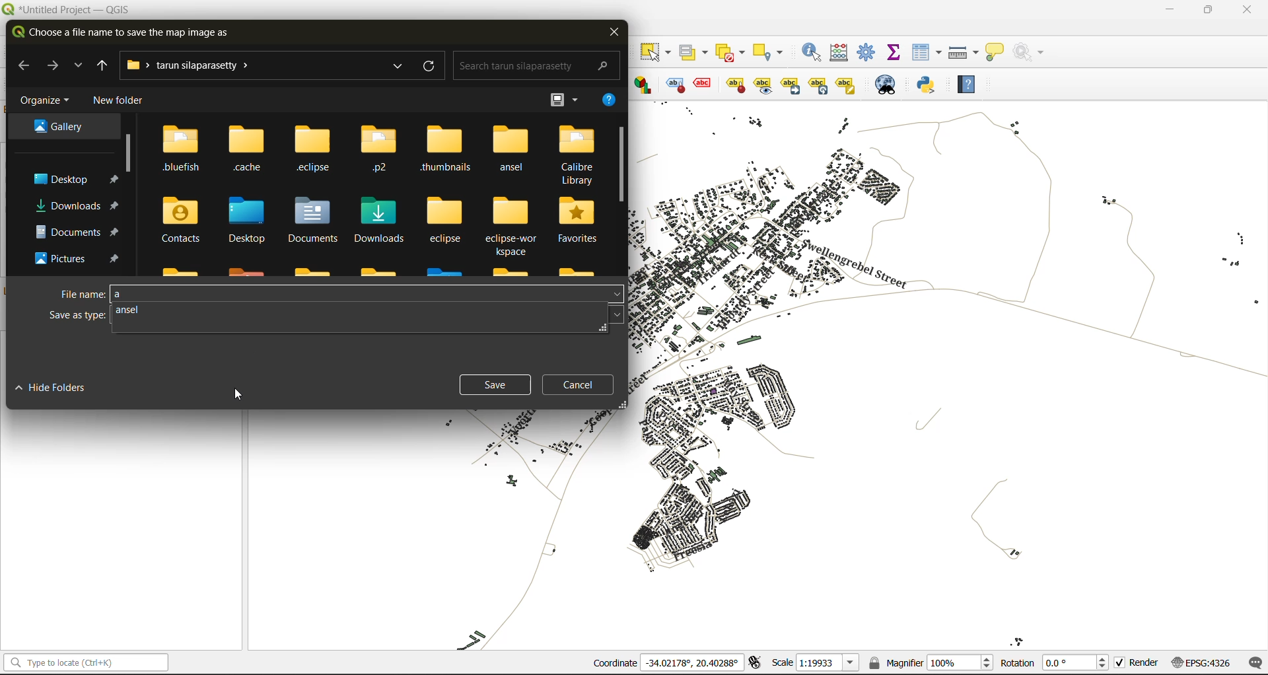  Describe the element at coordinates (123, 34) in the screenshot. I see `choose a file name` at that location.